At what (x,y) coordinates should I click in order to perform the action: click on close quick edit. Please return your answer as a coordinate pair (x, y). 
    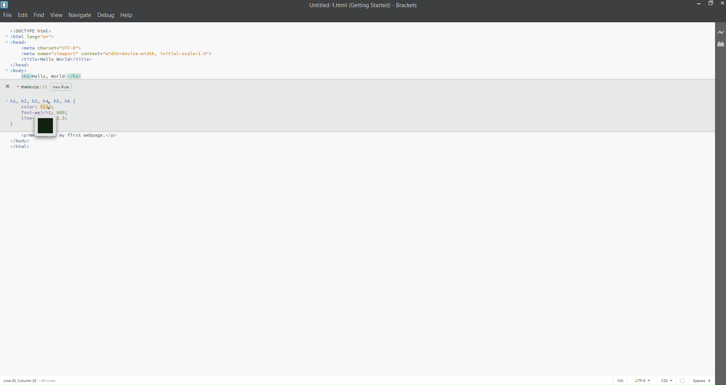
    Looking at the image, I should click on (7, 86).